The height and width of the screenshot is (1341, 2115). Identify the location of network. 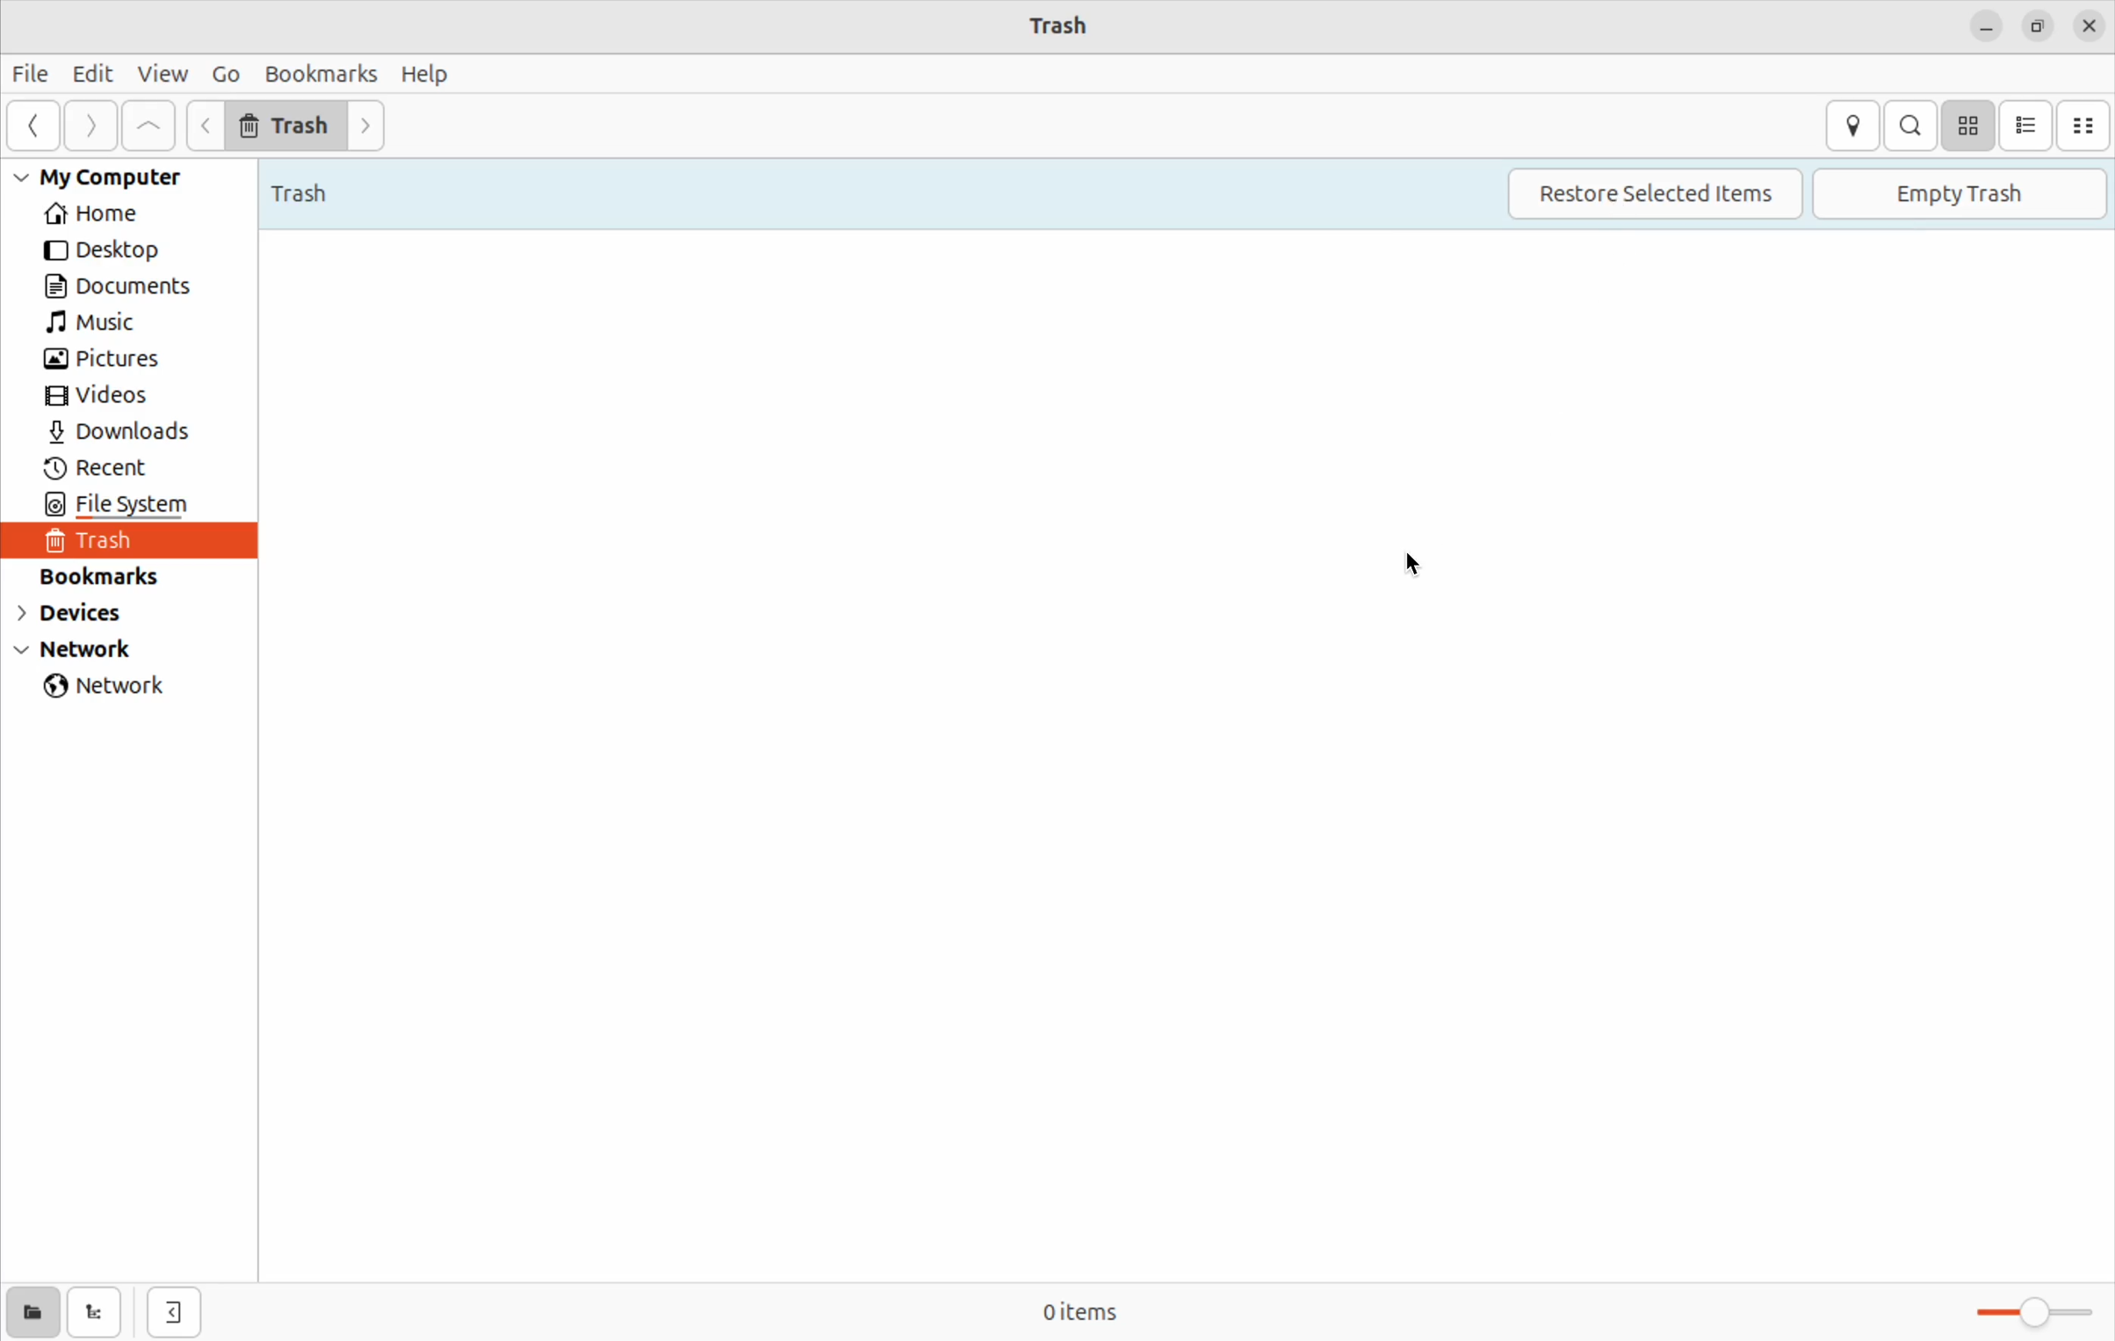
(114, 689).